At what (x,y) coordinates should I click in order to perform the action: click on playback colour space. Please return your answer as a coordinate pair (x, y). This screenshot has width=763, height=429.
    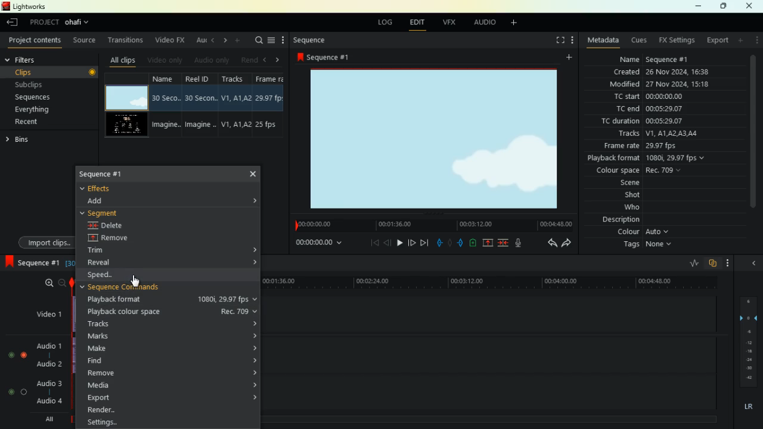
    Looking at the image, I should click on (170, 312).